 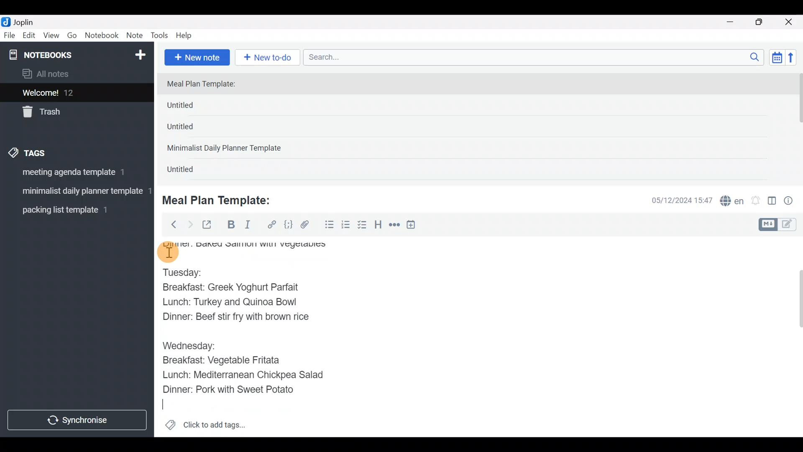 I want to click on Minimize, so click(x=735, y=21).